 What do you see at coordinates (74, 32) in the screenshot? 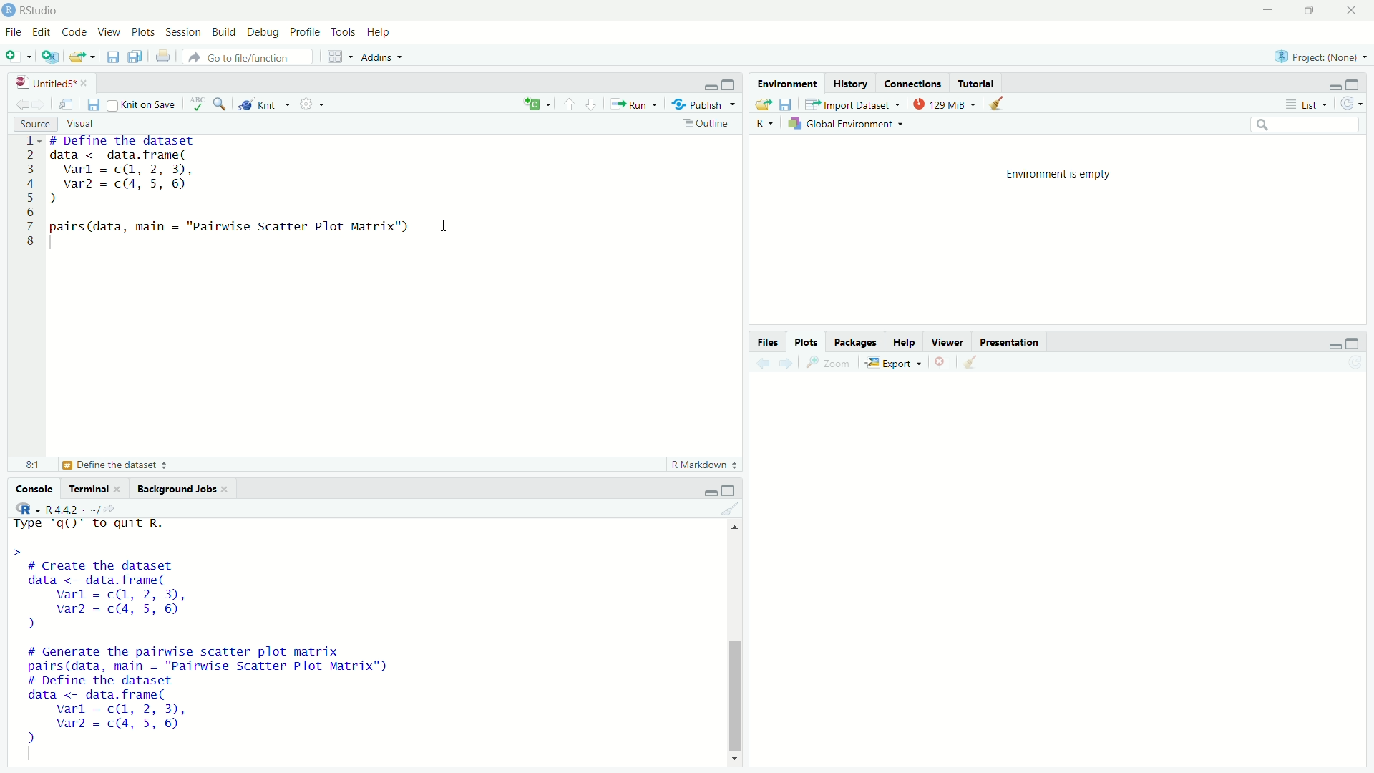
I see `Code` at bounding box center [74, 32].